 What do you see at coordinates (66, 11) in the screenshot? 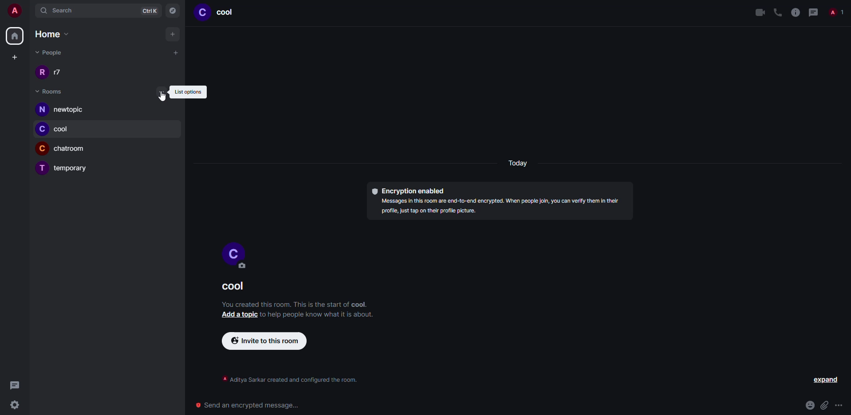
I see `search` at bounding box center [66, 11].